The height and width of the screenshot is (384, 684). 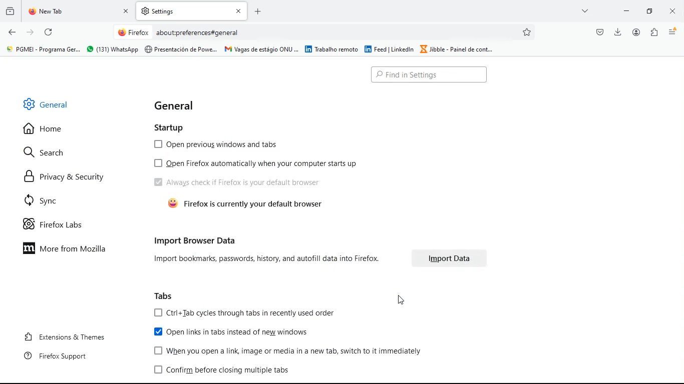 What do you see at coordinates (47, 153) in the screenshot?
I see `search` at bounding box center [47, 153].